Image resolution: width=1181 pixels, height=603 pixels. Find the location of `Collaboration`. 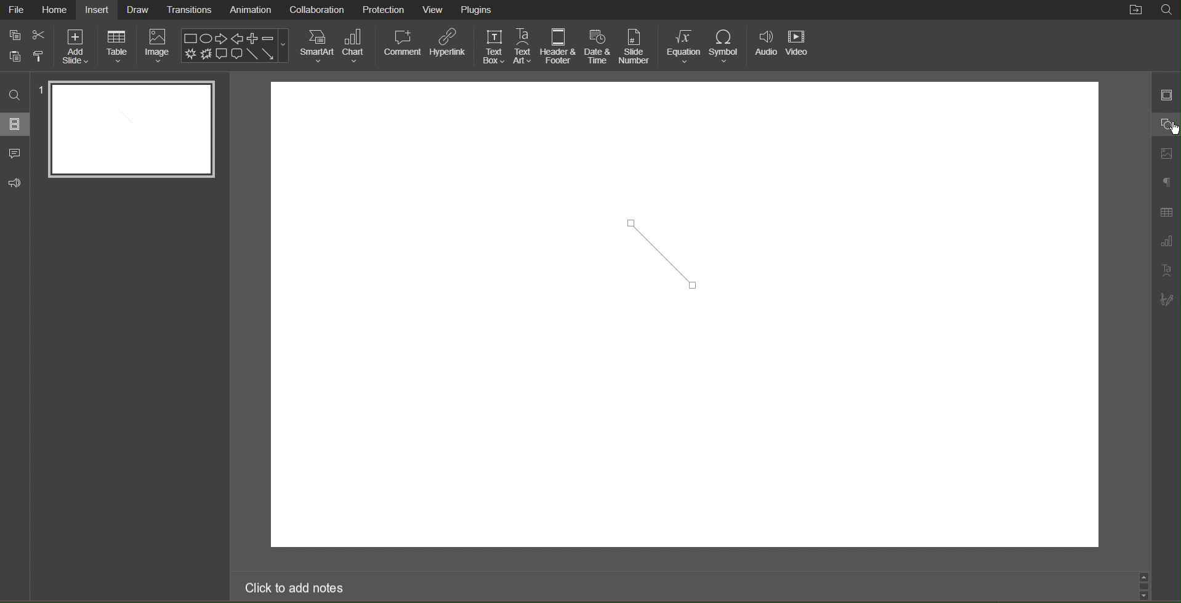

Collaboration is located at coordinates (315, 10).